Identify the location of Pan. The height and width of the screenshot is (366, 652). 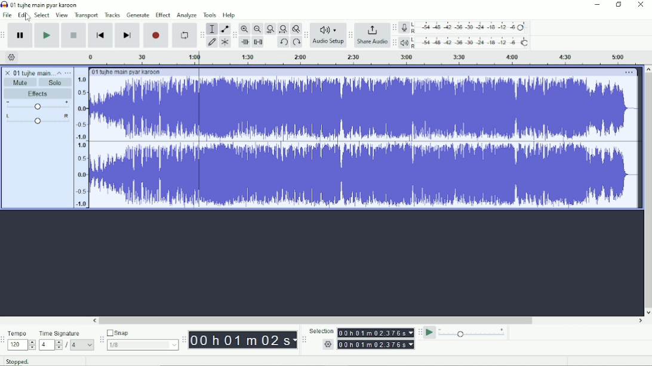
(36, 119).